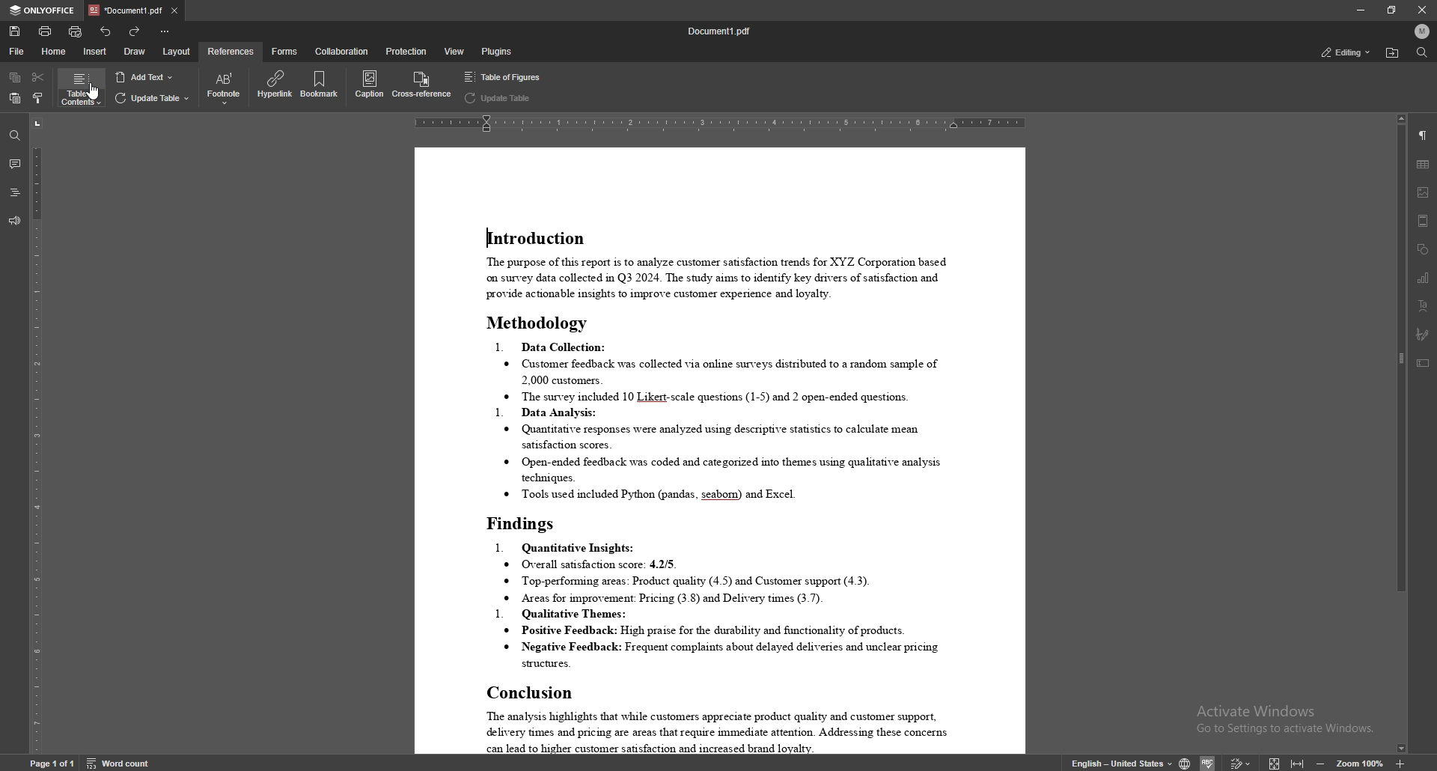 This screenshot has height=771, width=1437. Describe the element at coordinates (1347, 52) in the screenshot. I see `status` at that location.